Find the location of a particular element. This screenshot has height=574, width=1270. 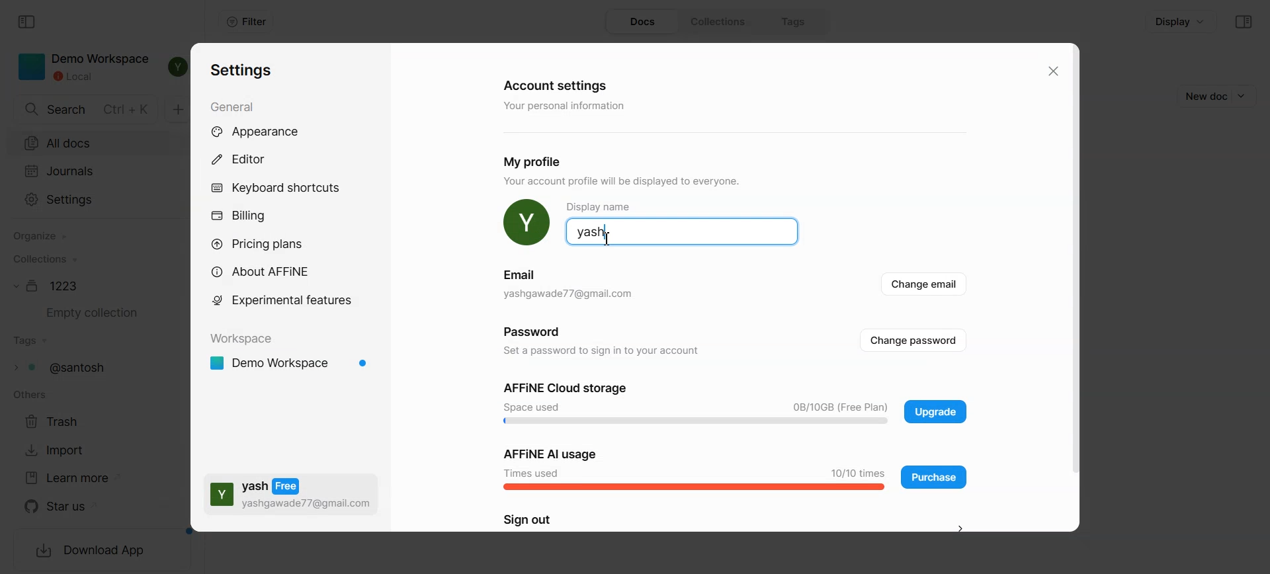

Vertical scroll bar is located at coordinates (1072, 287).